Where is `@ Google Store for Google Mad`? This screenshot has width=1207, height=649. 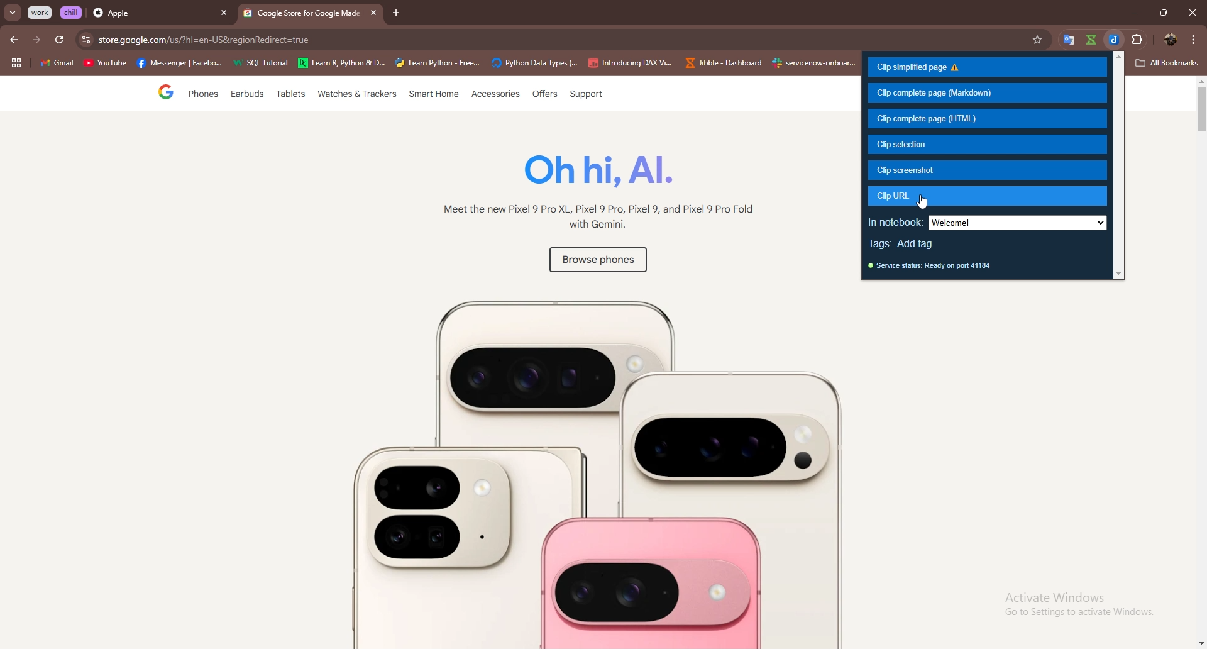 @ Google Store for Google Mad is located at coordinates (302, 16).